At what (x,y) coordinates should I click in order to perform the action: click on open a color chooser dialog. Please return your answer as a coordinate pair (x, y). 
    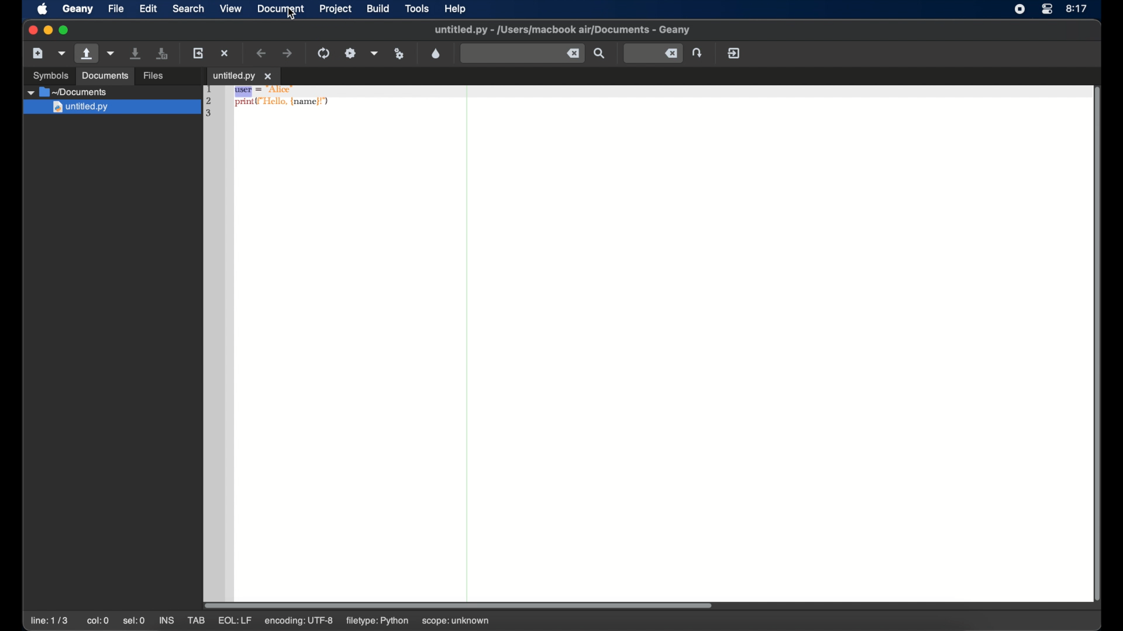
    Looking at the image, I should click on (436, 54).